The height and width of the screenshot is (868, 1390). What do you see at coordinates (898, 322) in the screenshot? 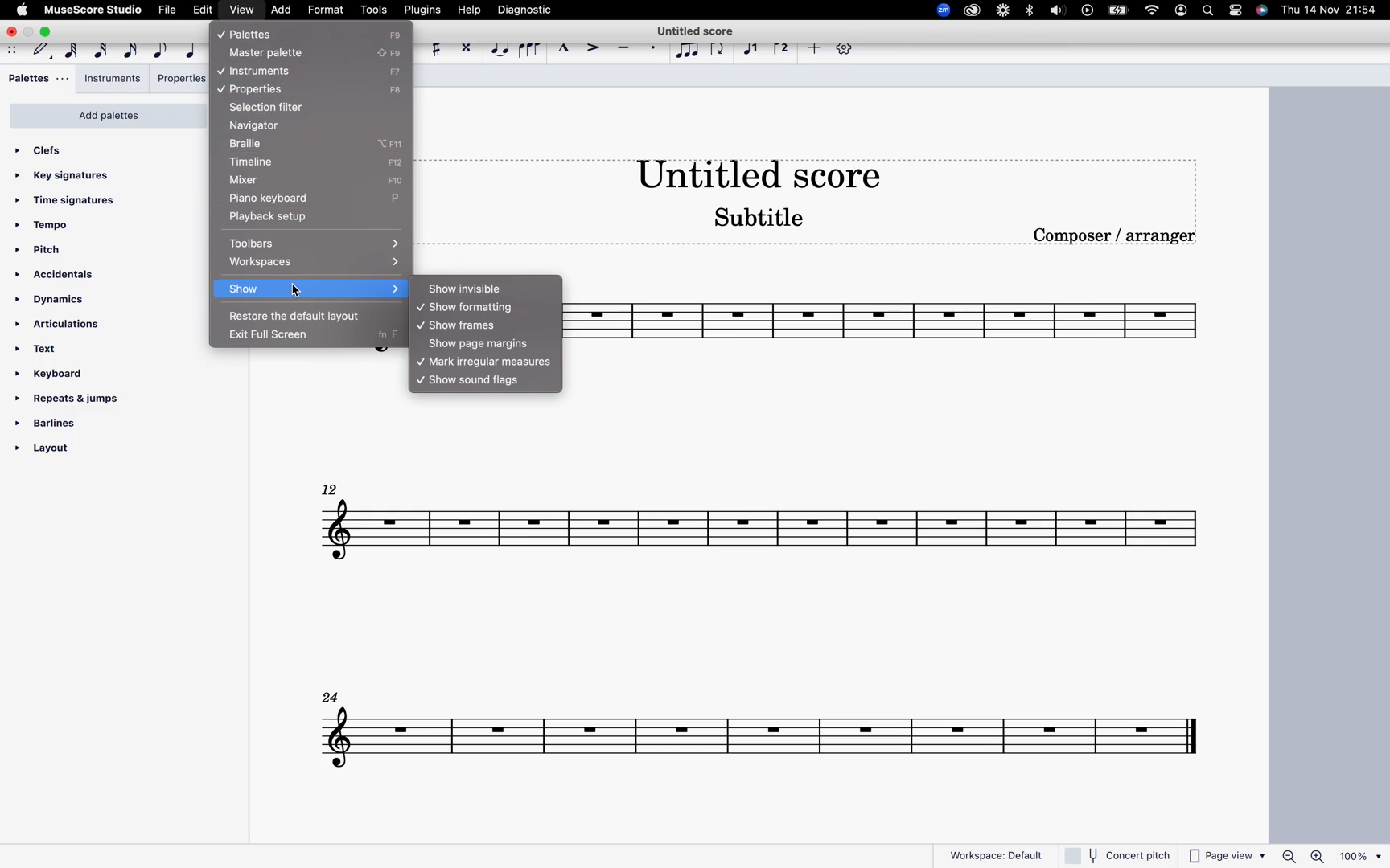
I see `score` at bounding box center [898, 322].